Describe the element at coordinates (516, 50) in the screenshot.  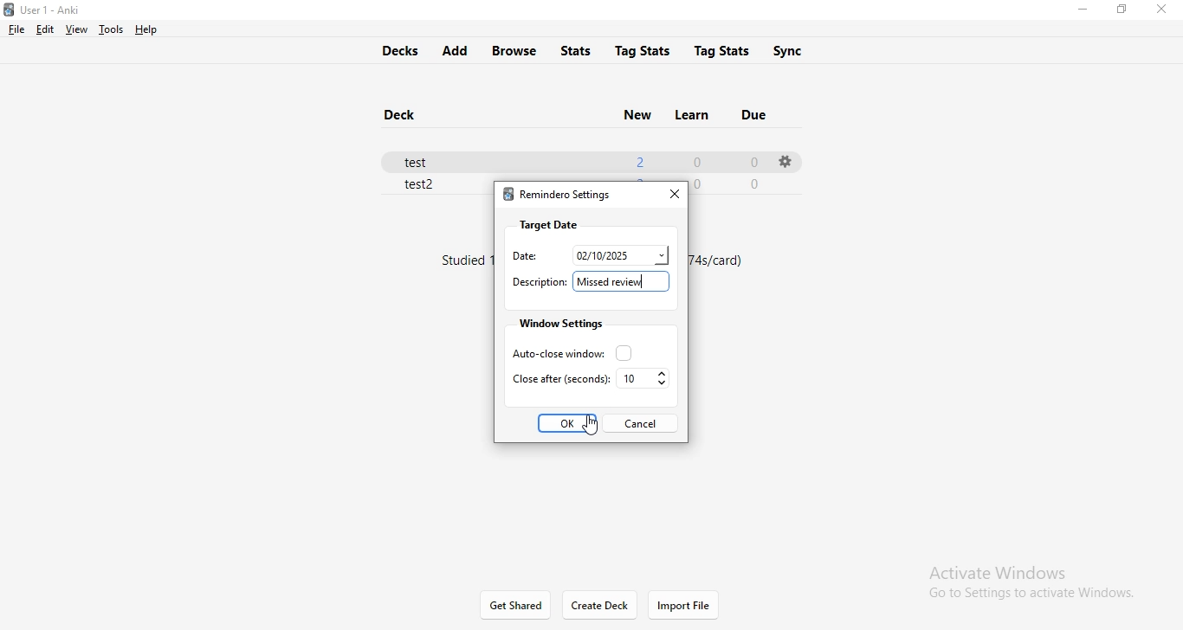
I see `browse` at that location.